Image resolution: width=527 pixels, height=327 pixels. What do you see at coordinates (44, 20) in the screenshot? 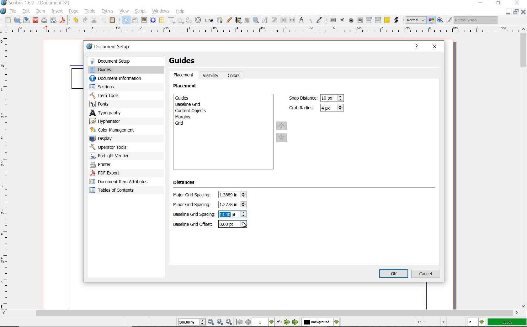
I see `print` at bounding box center [44, 20].